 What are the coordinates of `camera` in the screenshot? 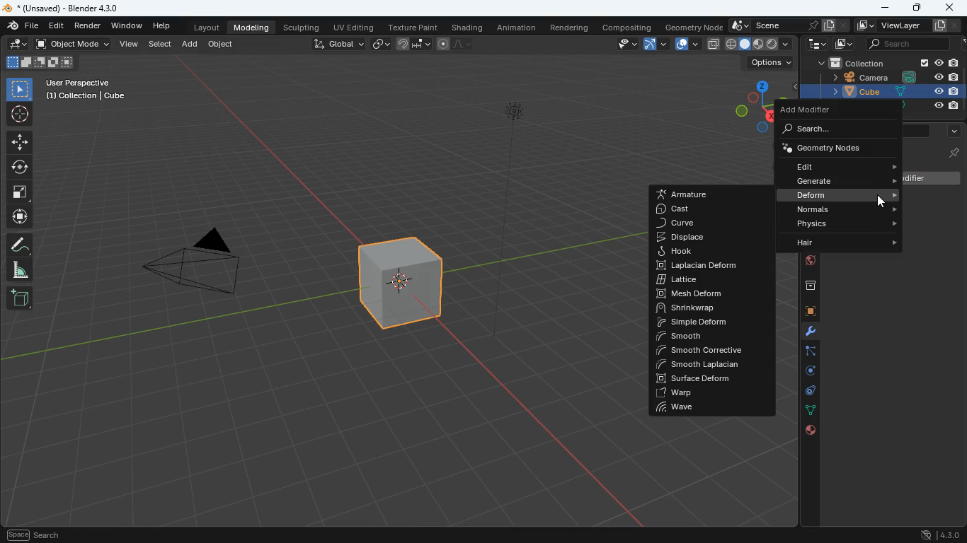 It's located at (200, 264).